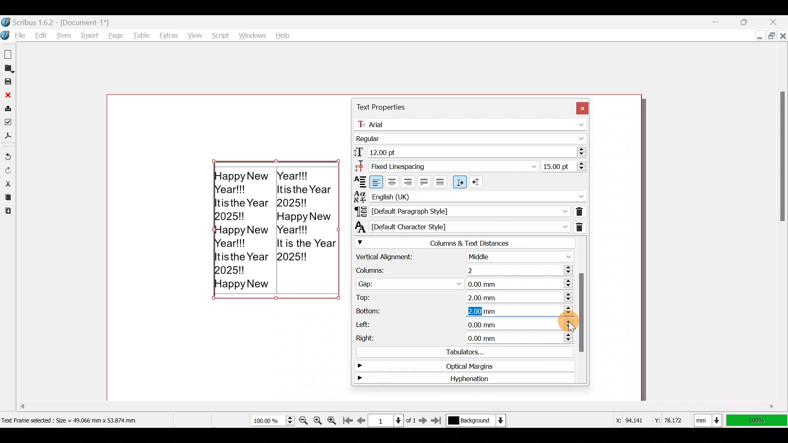  Describe the element at coordinates (302, 420) in the screenshot. I see `Zoom out by the stepping value in tools preferences` at that location.